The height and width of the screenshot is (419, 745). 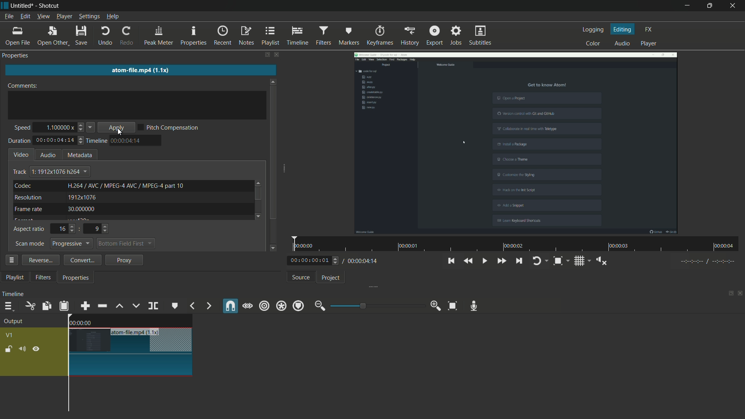 I want to click on properties, so click(x=194, y=35).